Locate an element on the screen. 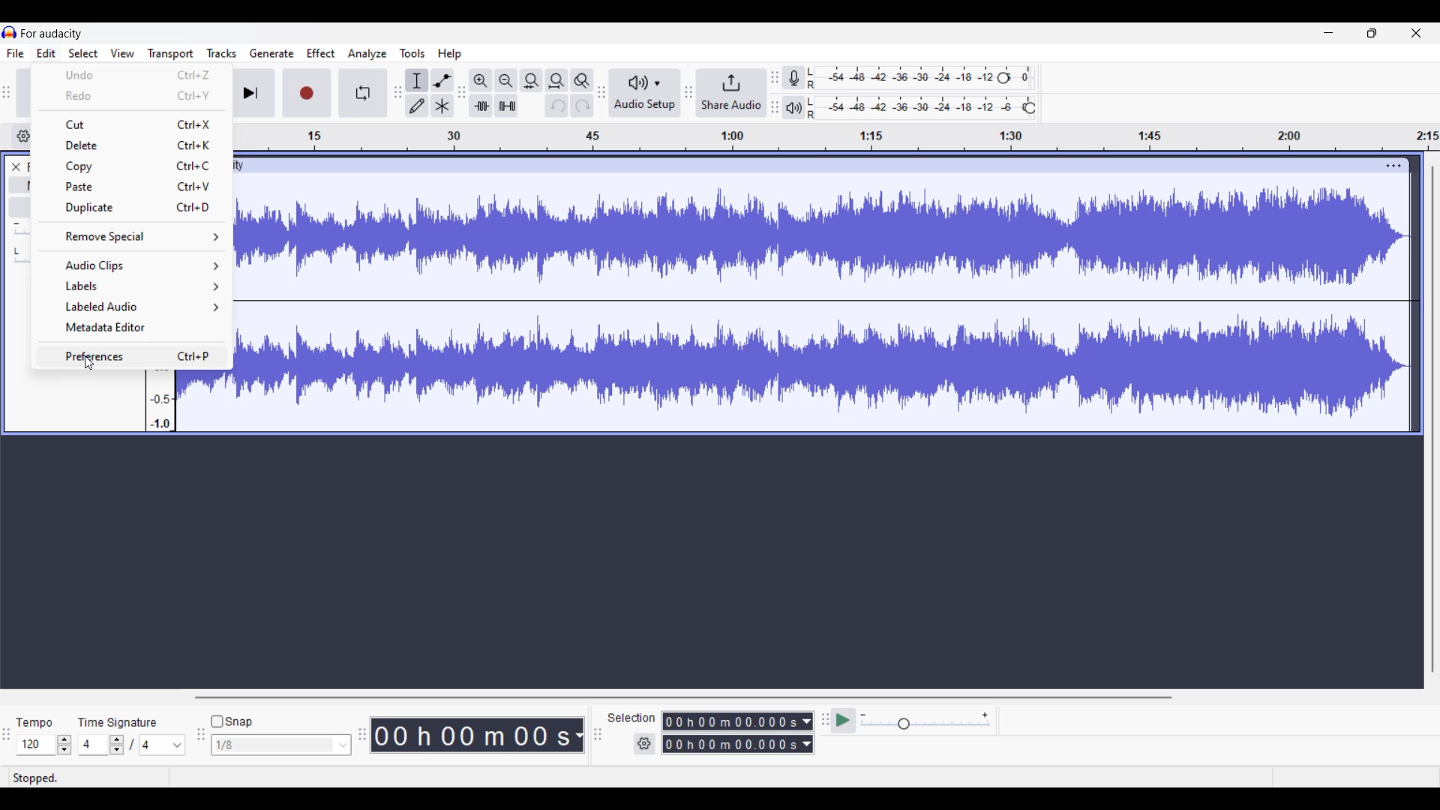 This screenshot has width=1440, height=810. Max time signature options is located at coordinates (163, 745).